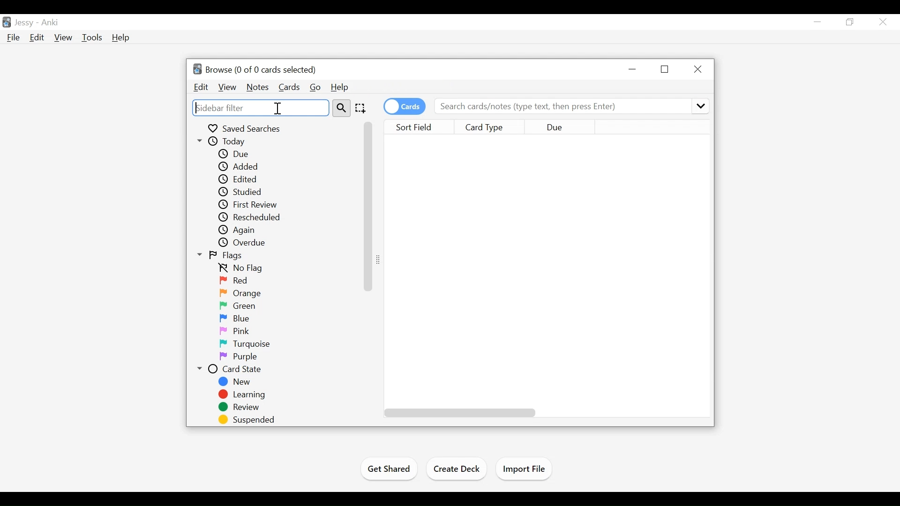 This screenshot has width=900, height=506. What do you see at coordinates (362, 108) in the screenshot?
I see `Selection tool` at bounding box center [362, 108].